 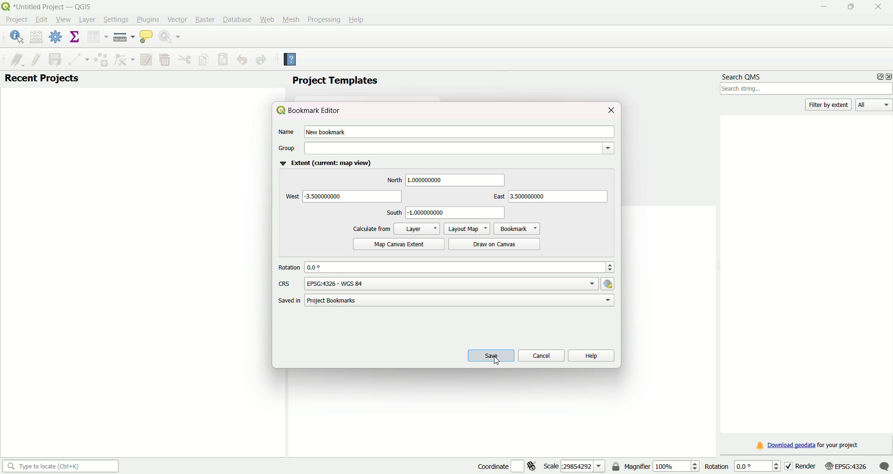 What do you see at coordinates (204, 20) in the screenshot?
I see `Raster` at bounding box center [204, 20].